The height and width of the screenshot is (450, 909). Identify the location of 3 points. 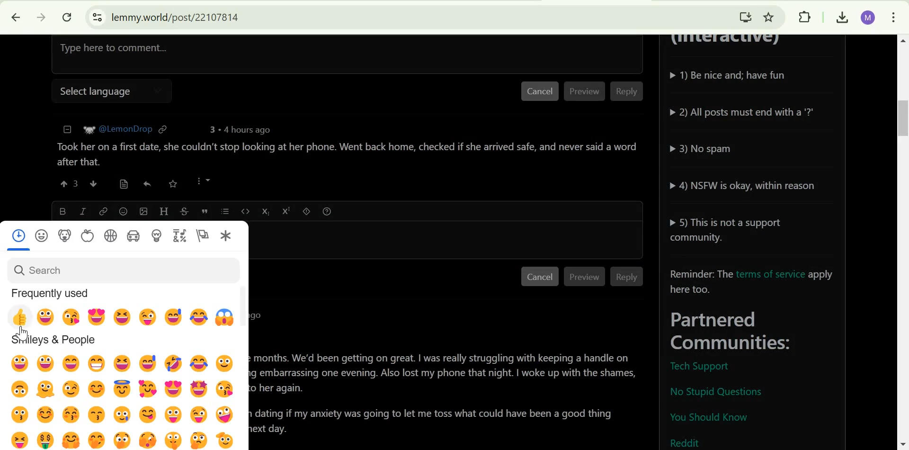
(210, 129).